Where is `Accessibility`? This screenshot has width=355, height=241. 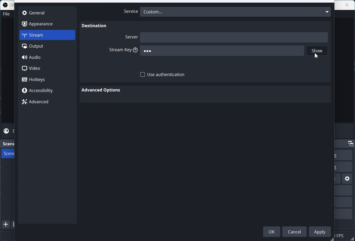
Accessibility is located at coordinates (47, 91).